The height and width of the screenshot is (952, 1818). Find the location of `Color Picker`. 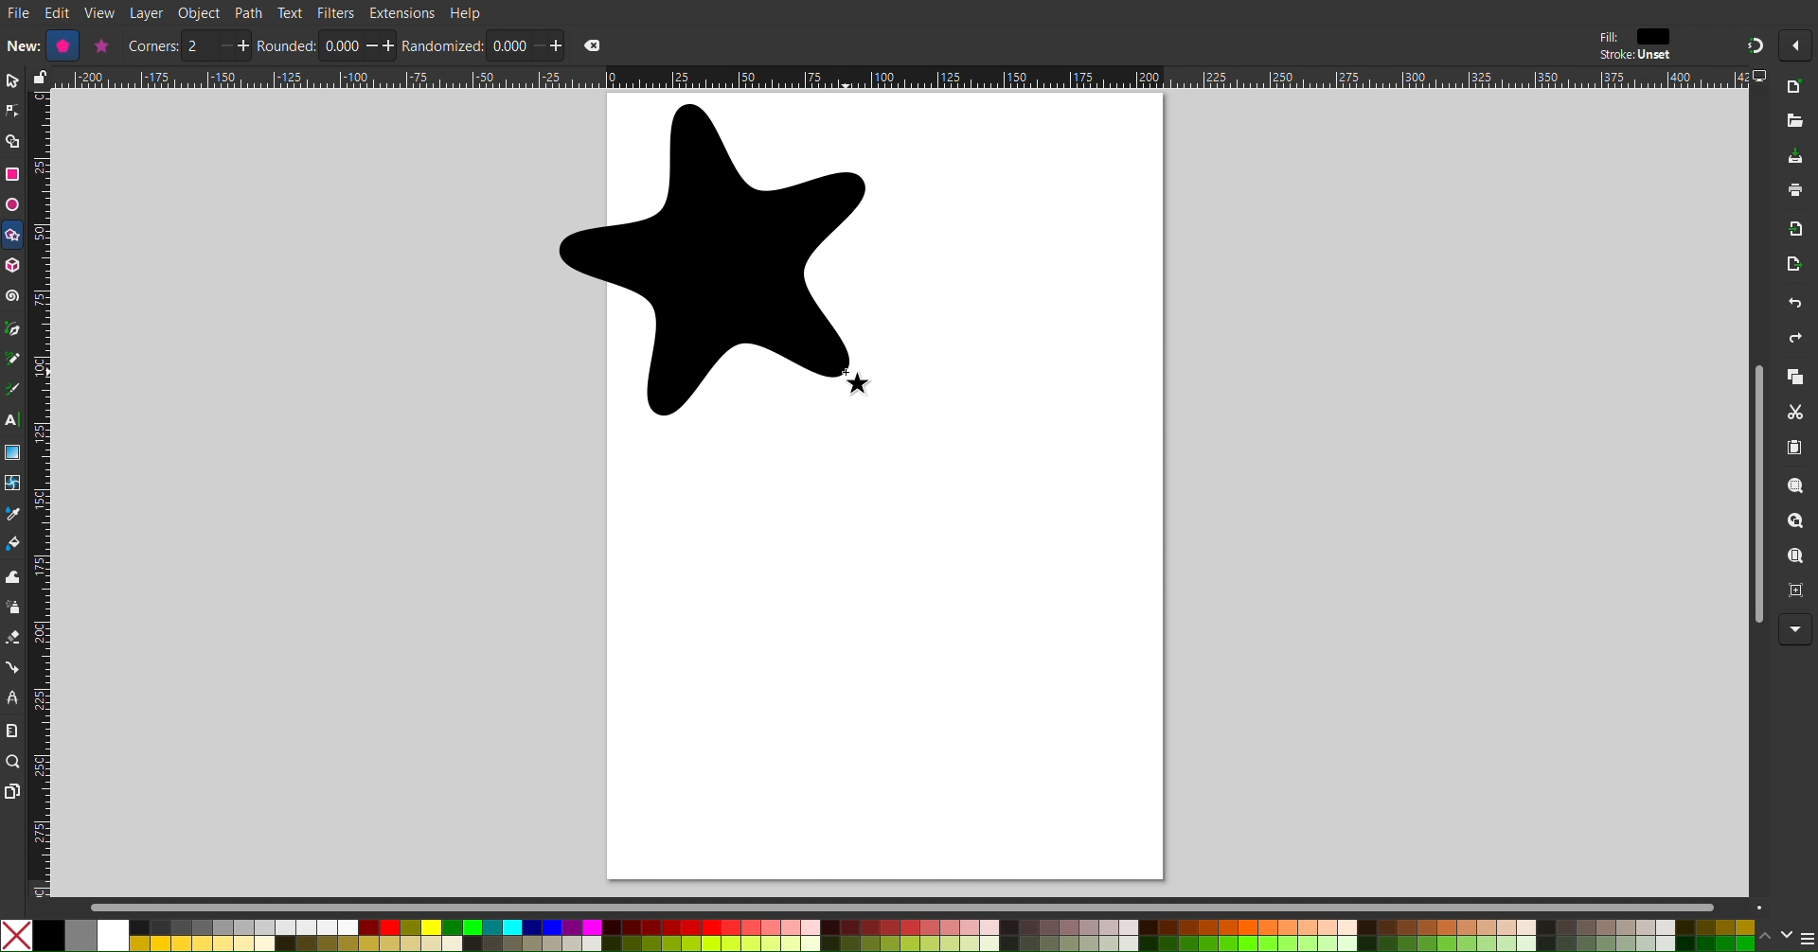

Color Picker is located at coordinates (13, 516).